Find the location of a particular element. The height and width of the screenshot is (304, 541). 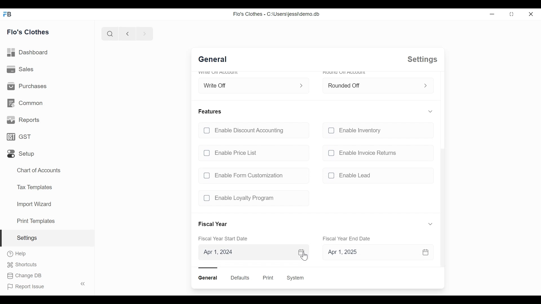

Fiscal Year End Date is located at coordinates (347, 238).